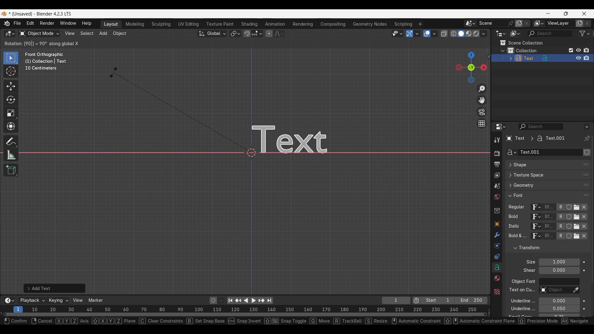 The height and width of the screenshot is (334, 594). I want to click on Medeling workspace, so click(135, 24).